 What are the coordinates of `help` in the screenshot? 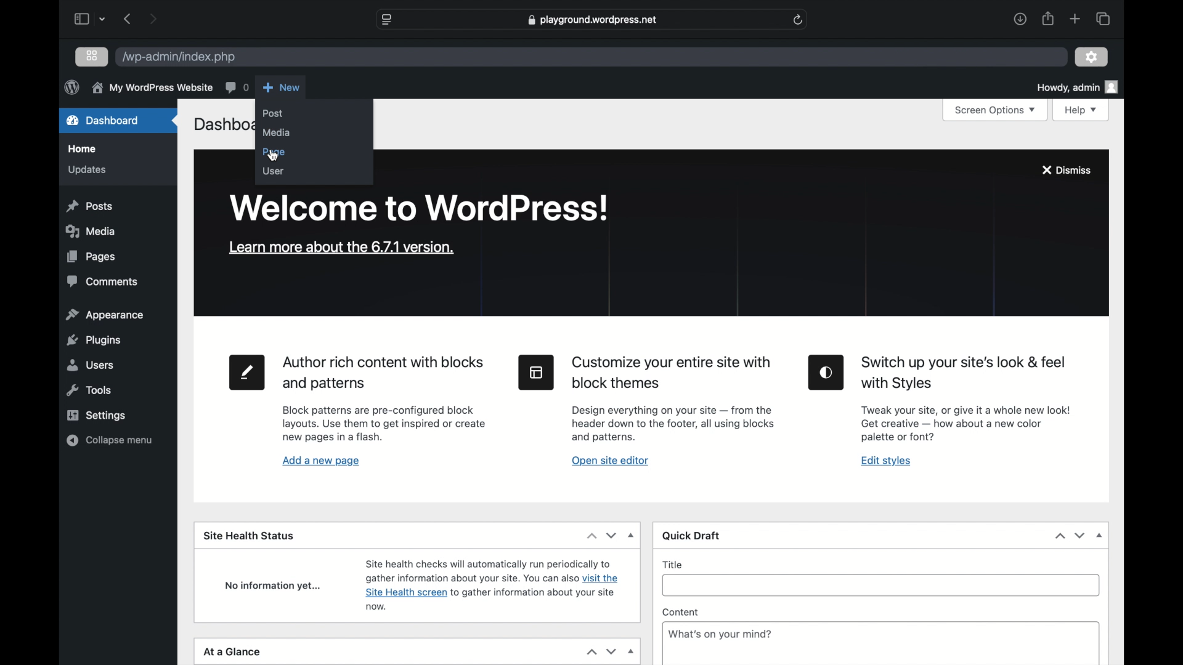 It's located at (1082, 110).